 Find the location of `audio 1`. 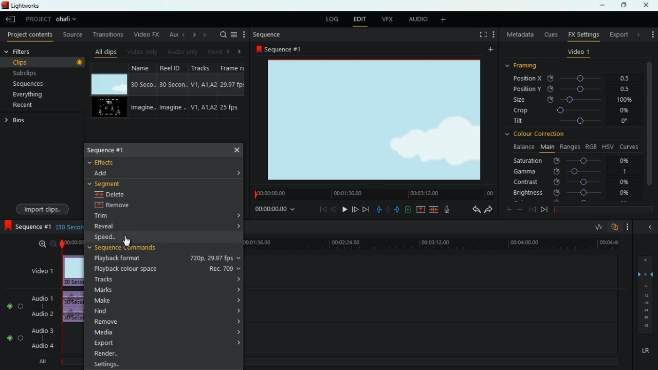

audio 1 is located at coordinates (43, 298).